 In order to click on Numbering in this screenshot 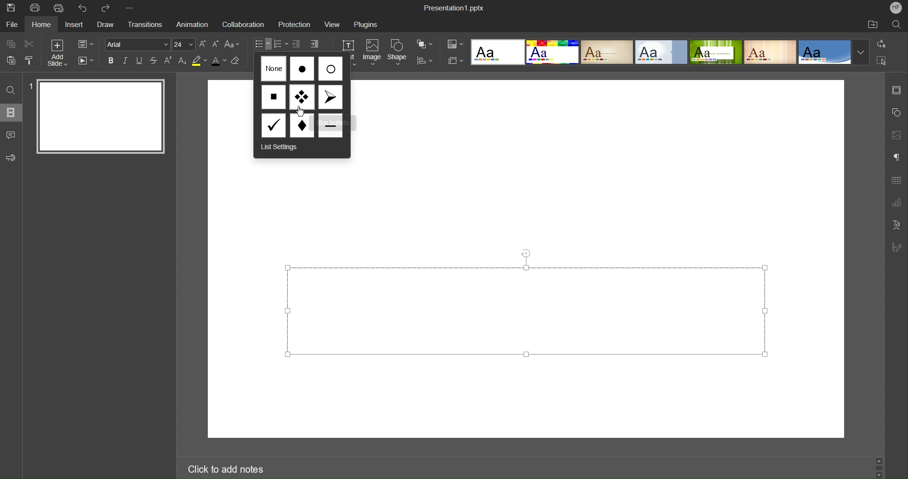, I will do `click(280, 44)`.